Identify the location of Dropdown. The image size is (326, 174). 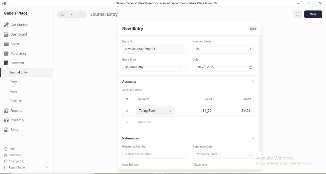
(171, 111).